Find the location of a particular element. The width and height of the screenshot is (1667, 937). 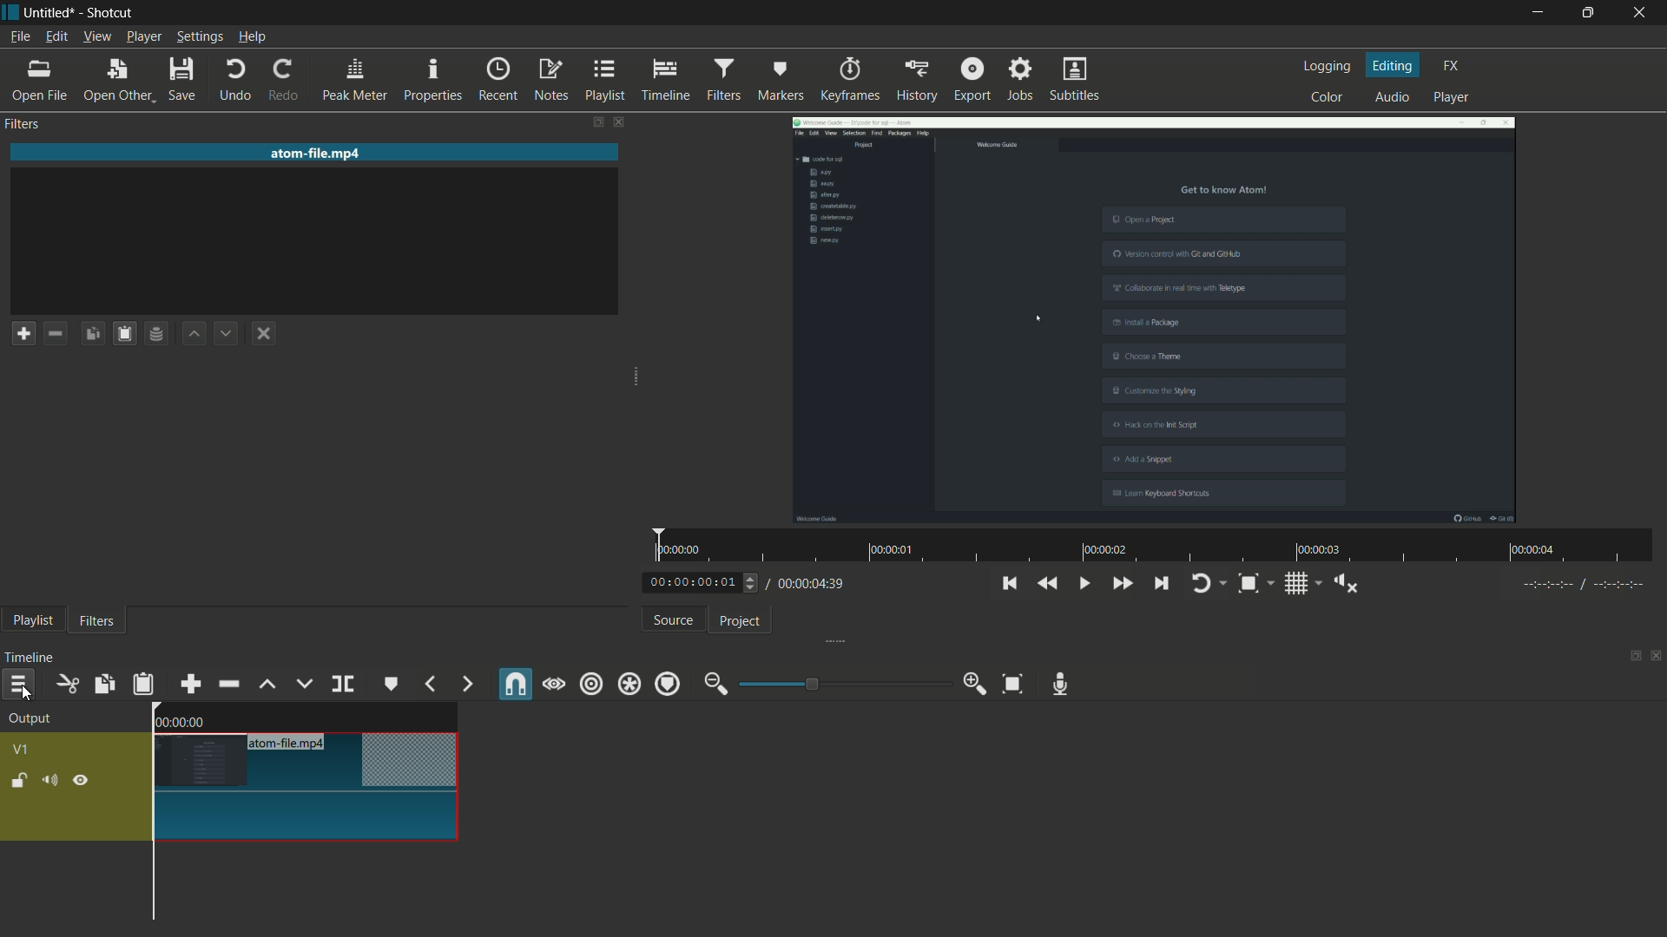

previous marker is located at coordinates (431, 684).